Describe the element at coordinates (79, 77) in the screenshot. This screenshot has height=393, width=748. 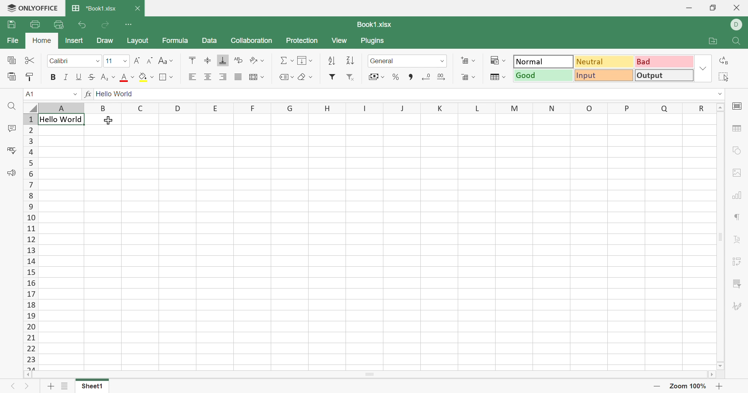
I see `Underline` at that location.